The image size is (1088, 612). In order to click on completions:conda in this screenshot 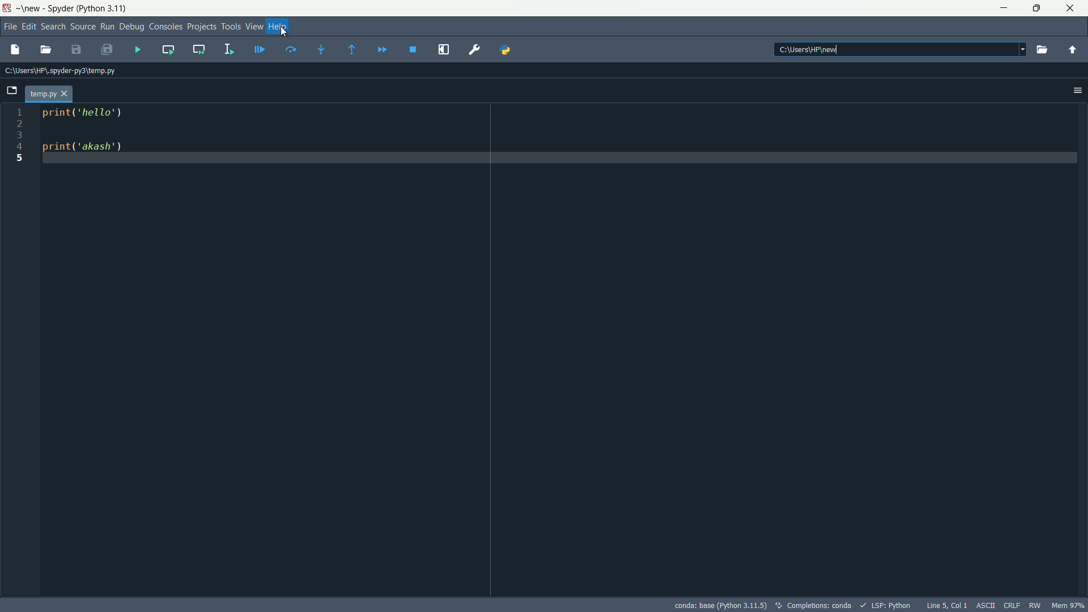, I will do `click(815, 605)`.